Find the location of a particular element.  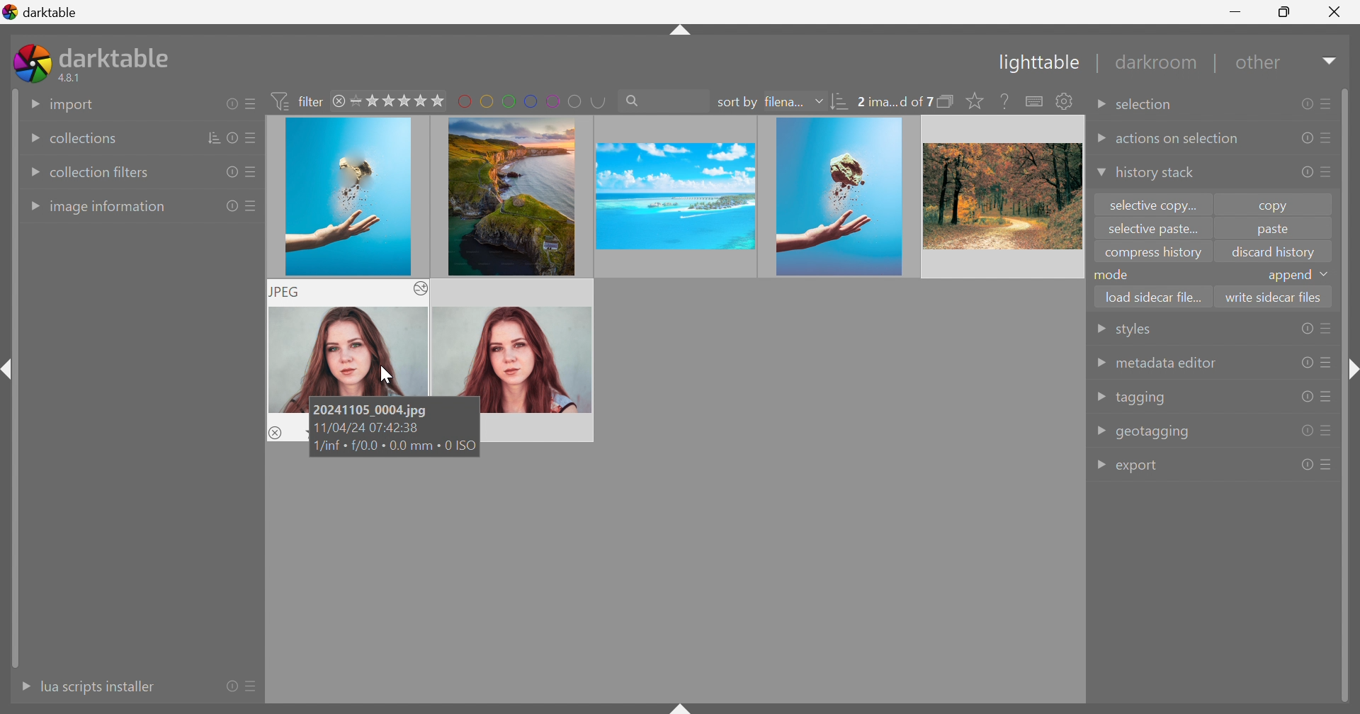

presets is located at coordinates (1330, 171).